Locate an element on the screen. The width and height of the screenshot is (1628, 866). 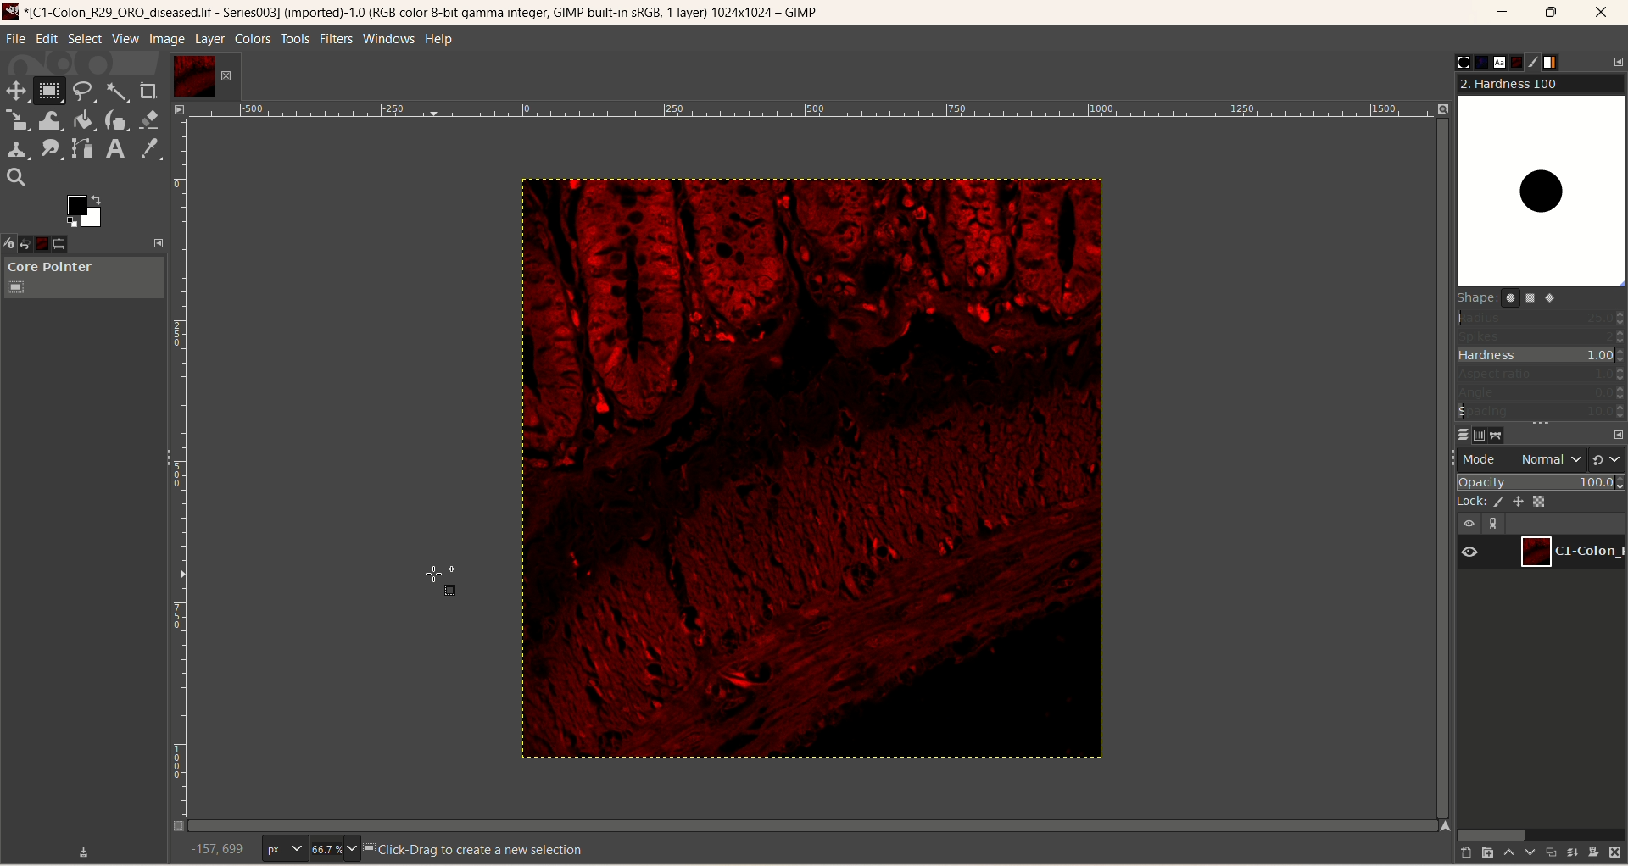
delete this layer is located at coordinates (1615, 852).